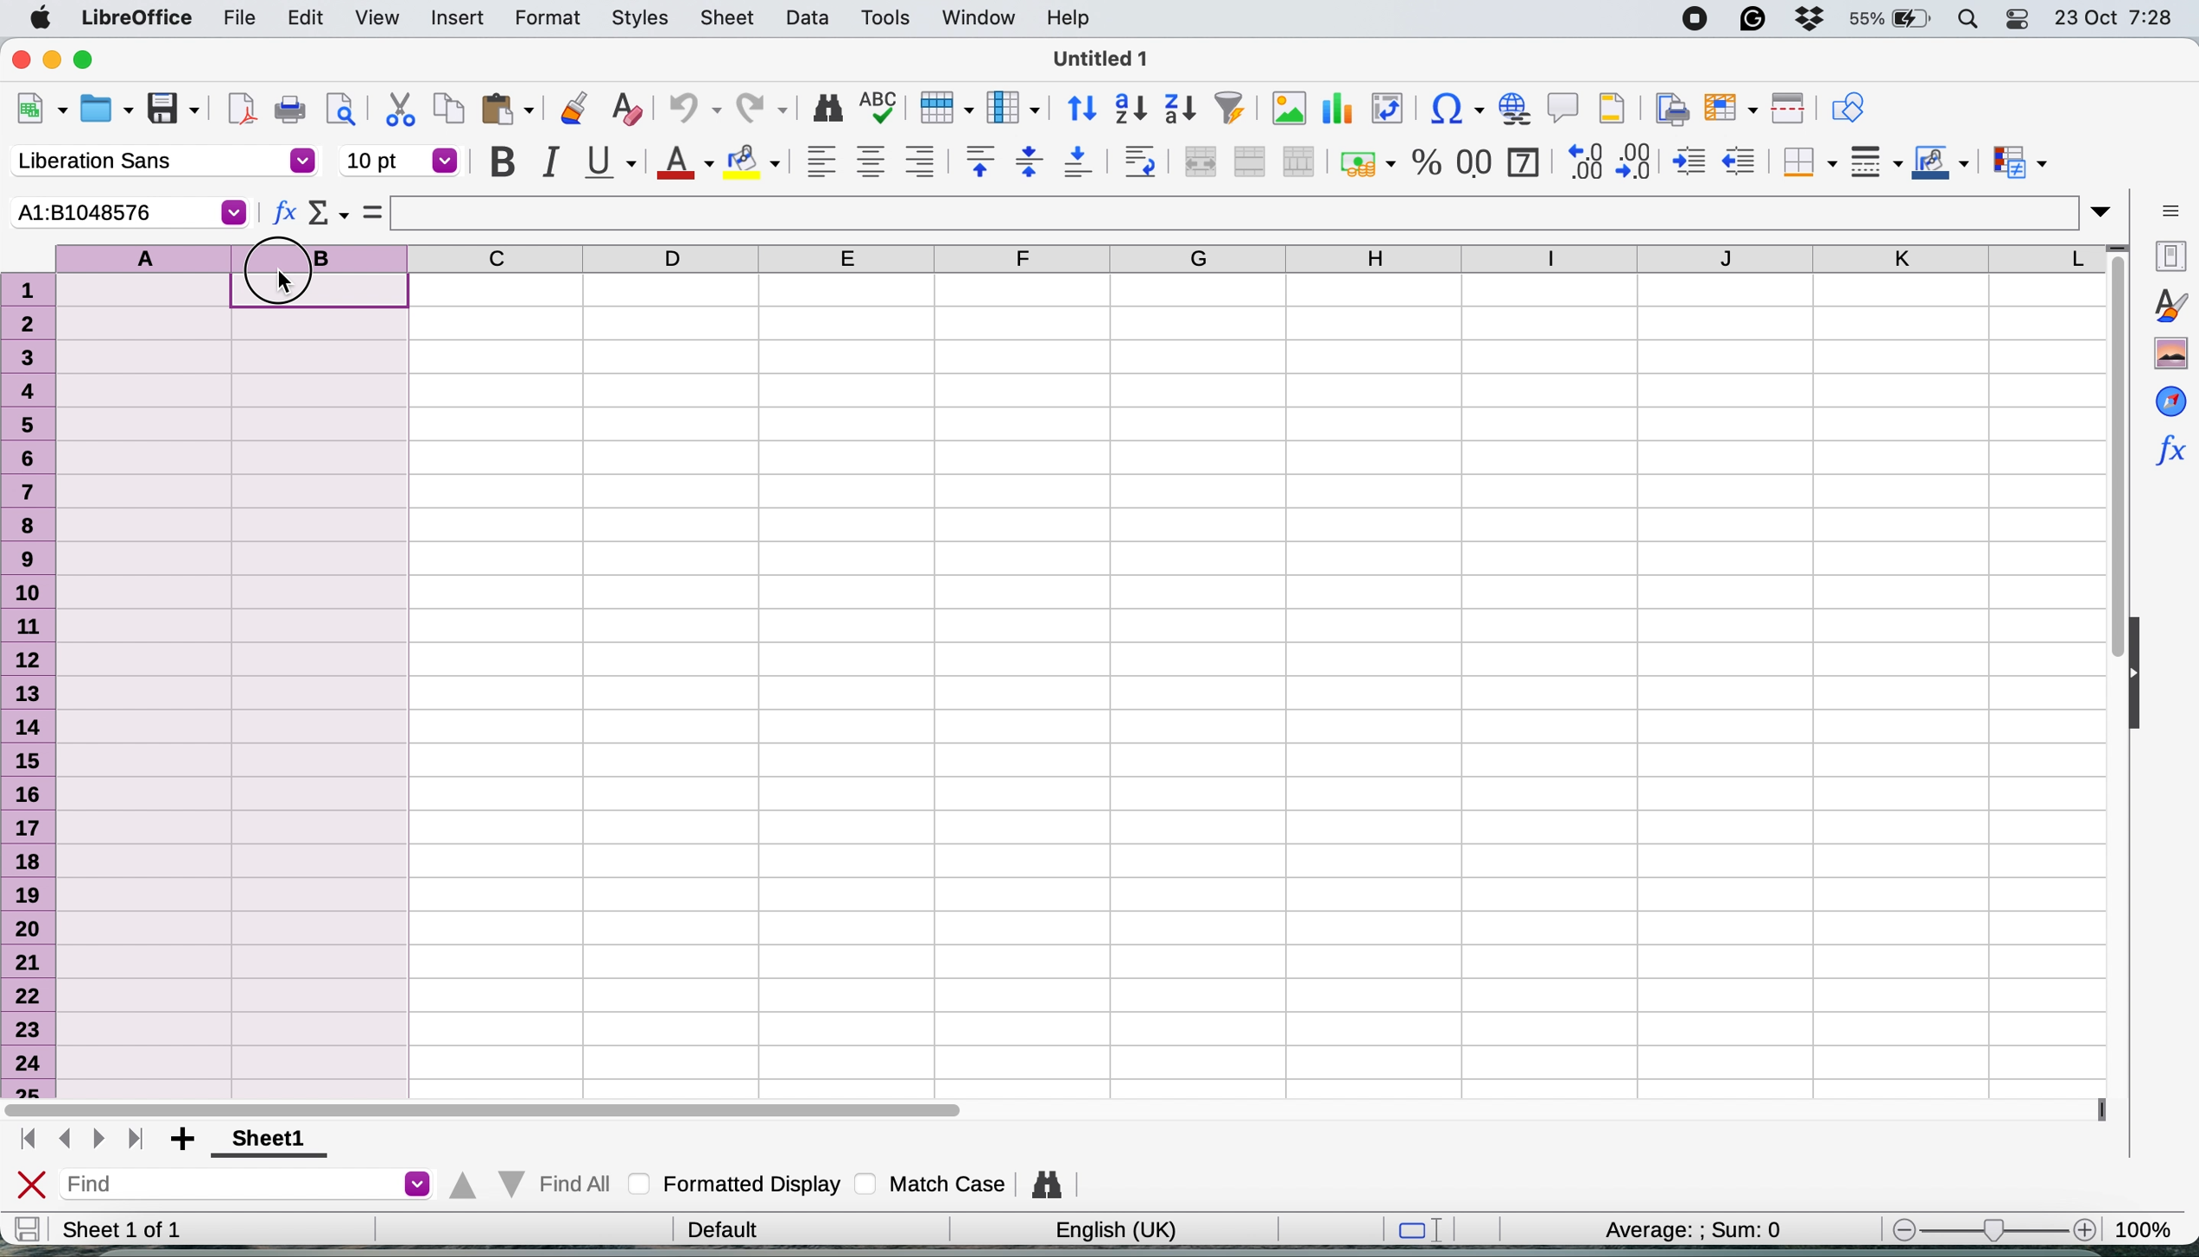 The image size is (2199, 1257). Describe the element at coordinates (79, 1140) in the screenshot. I see `switch between sheets` at that location.